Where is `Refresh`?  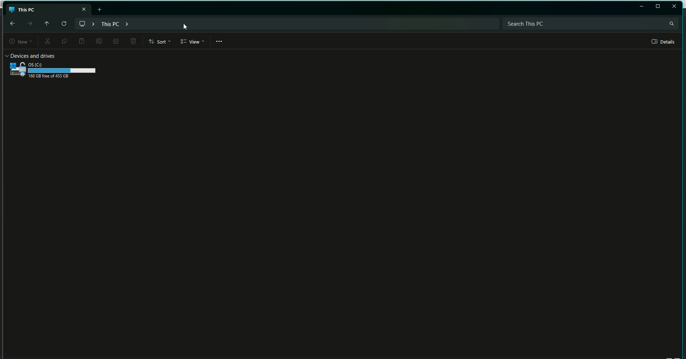 Refresh is located at coordinates (63, 24).